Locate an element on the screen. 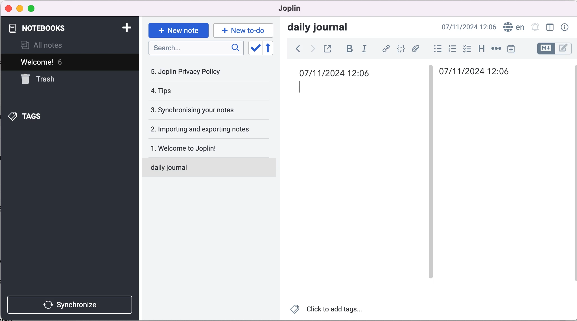 This screenshot has height=321, width=577. cursor is located at coordinates (301, 88).